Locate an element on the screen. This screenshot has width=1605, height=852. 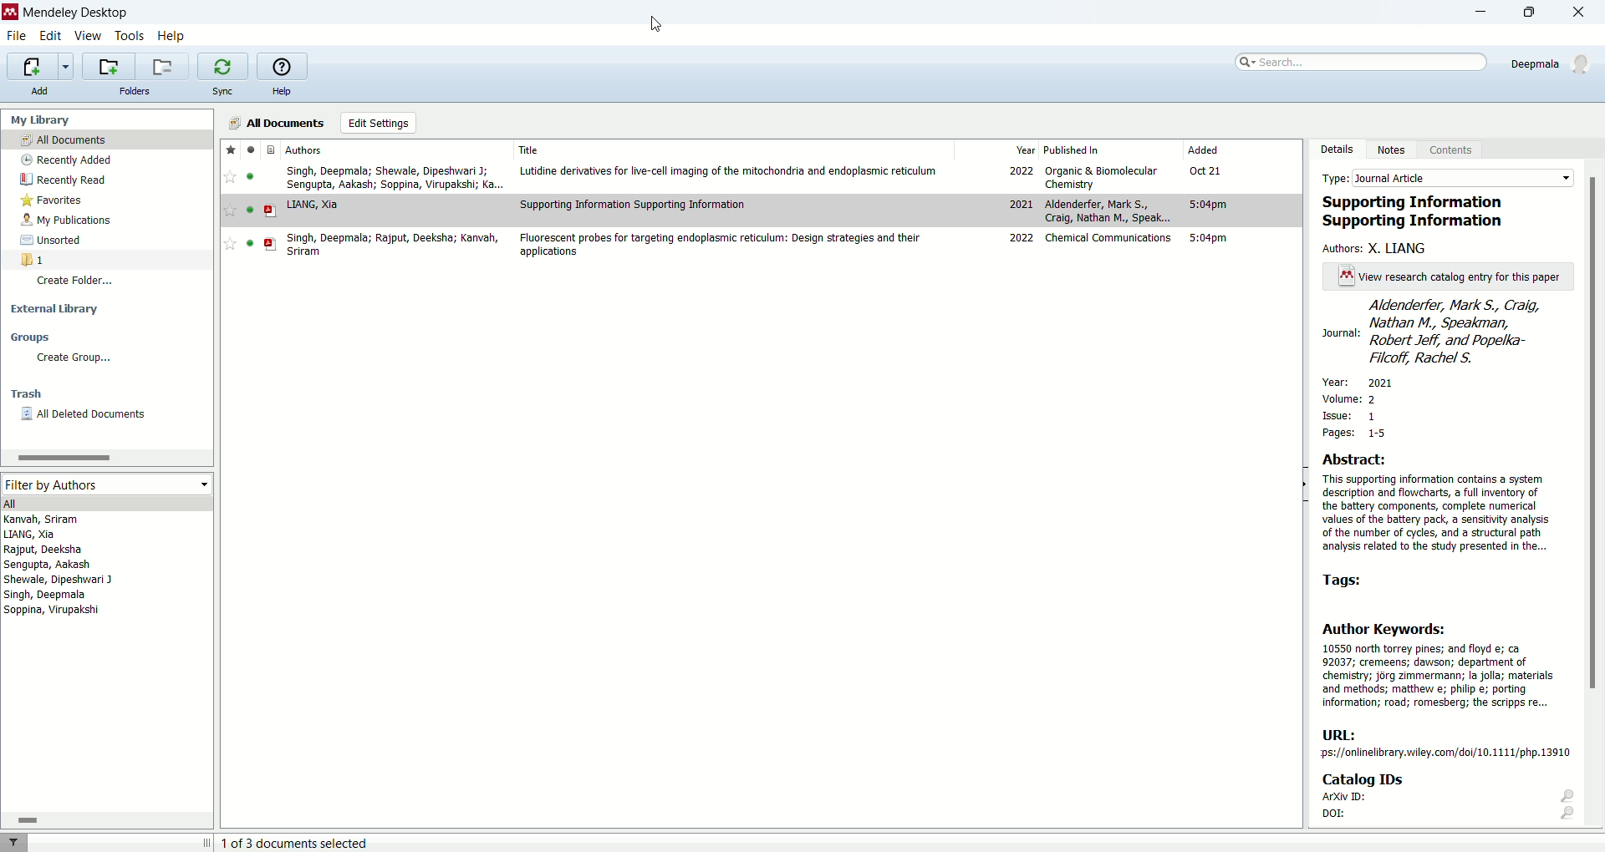
Organic & Biomolecular Chemistry is located at coordinates (1102, 178).